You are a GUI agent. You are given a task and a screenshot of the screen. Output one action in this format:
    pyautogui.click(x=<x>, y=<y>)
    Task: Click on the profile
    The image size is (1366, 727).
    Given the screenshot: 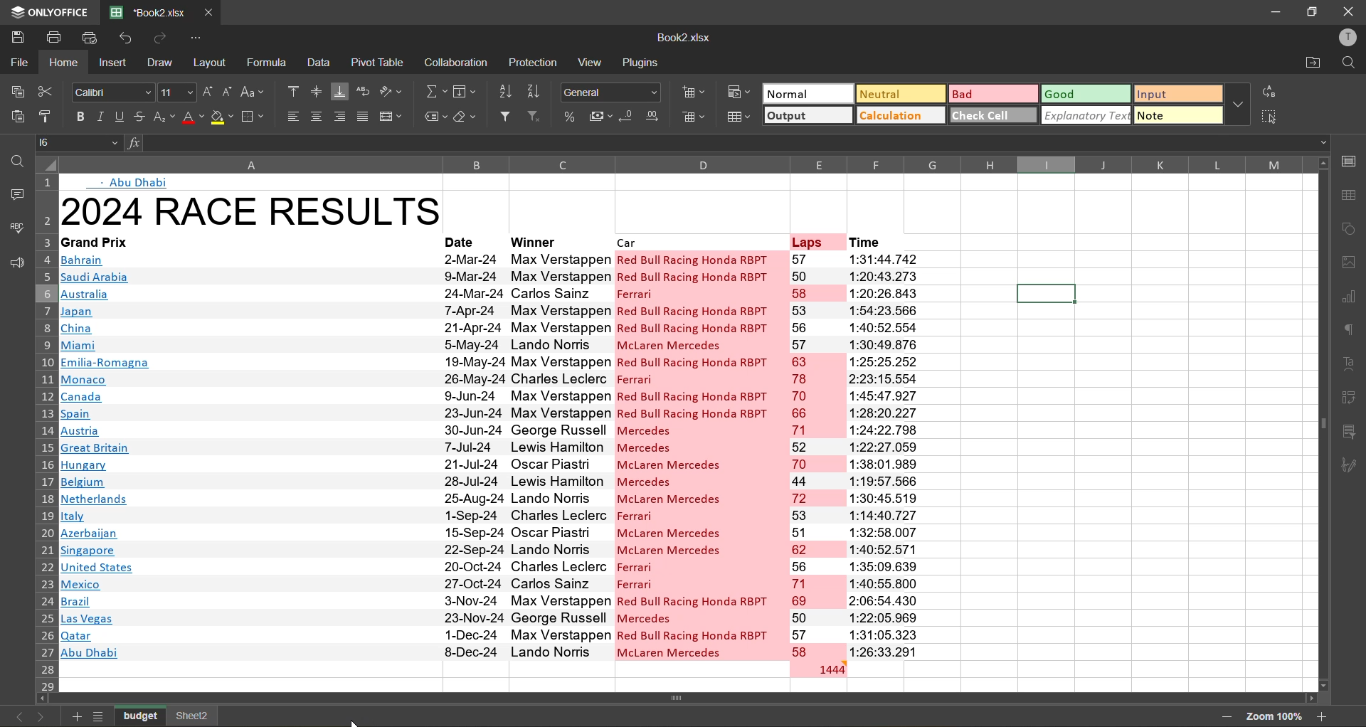 What is the action you would take?
    pyautogui.click(x=1345, y=40)
    